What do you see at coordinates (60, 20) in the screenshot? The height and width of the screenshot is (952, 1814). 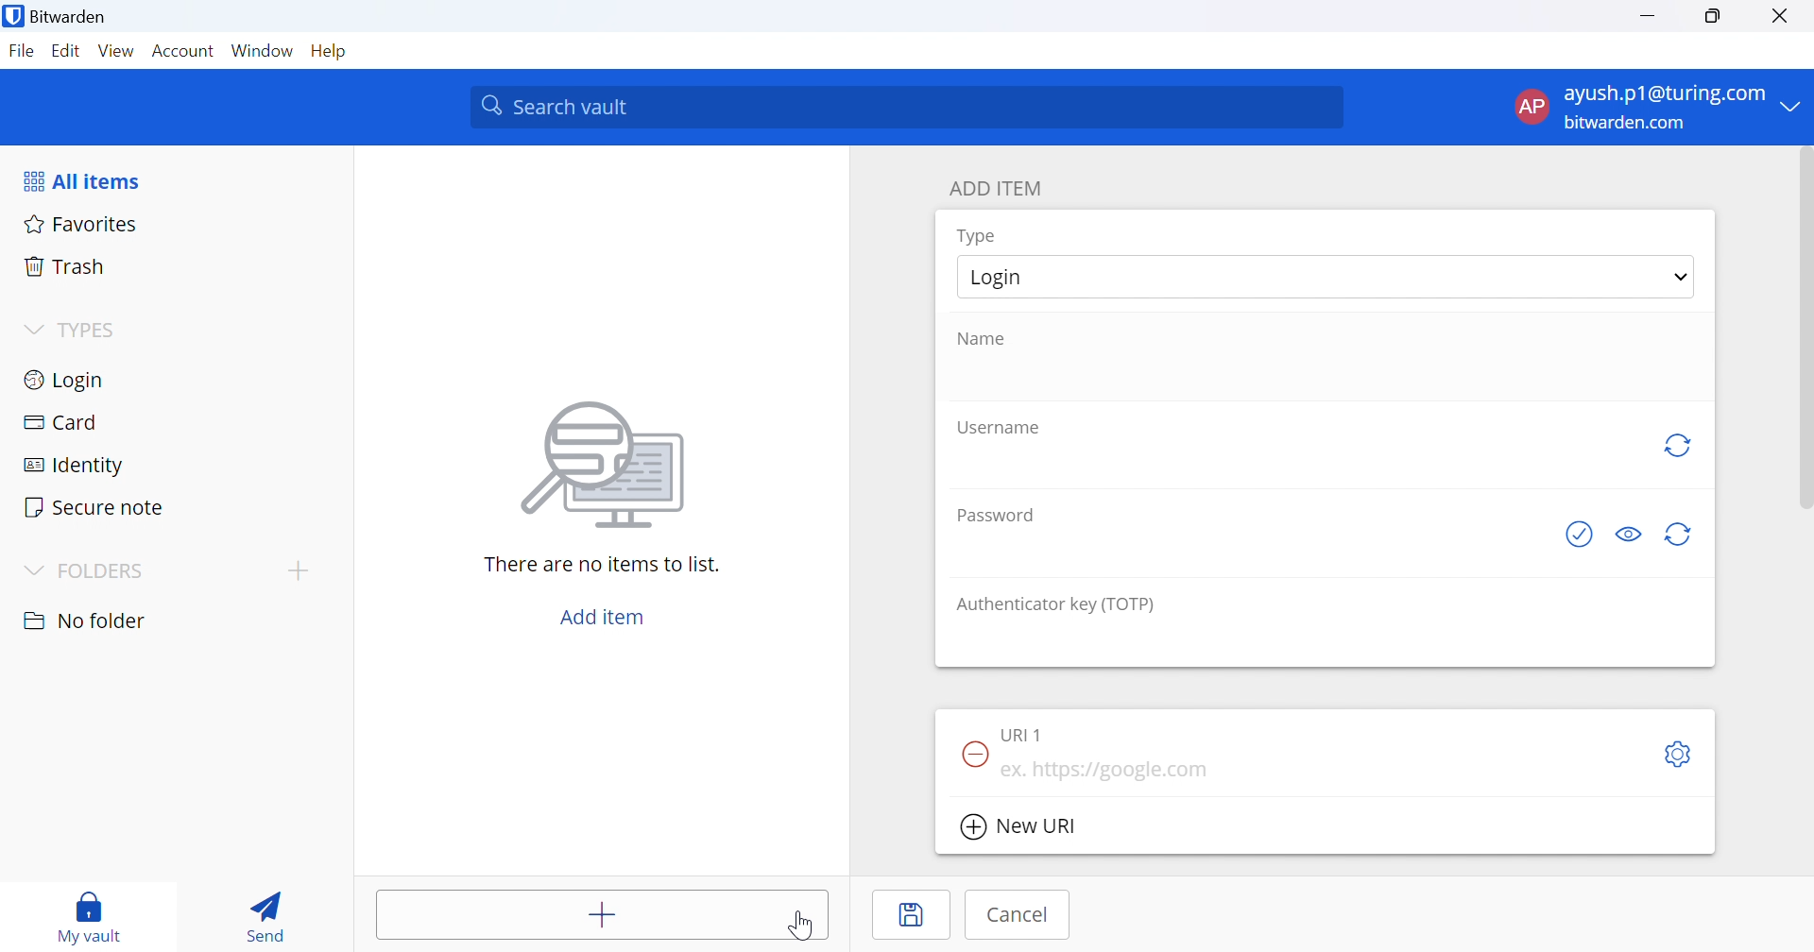 I see `Bitwarden` at bounding box center [60, 20].